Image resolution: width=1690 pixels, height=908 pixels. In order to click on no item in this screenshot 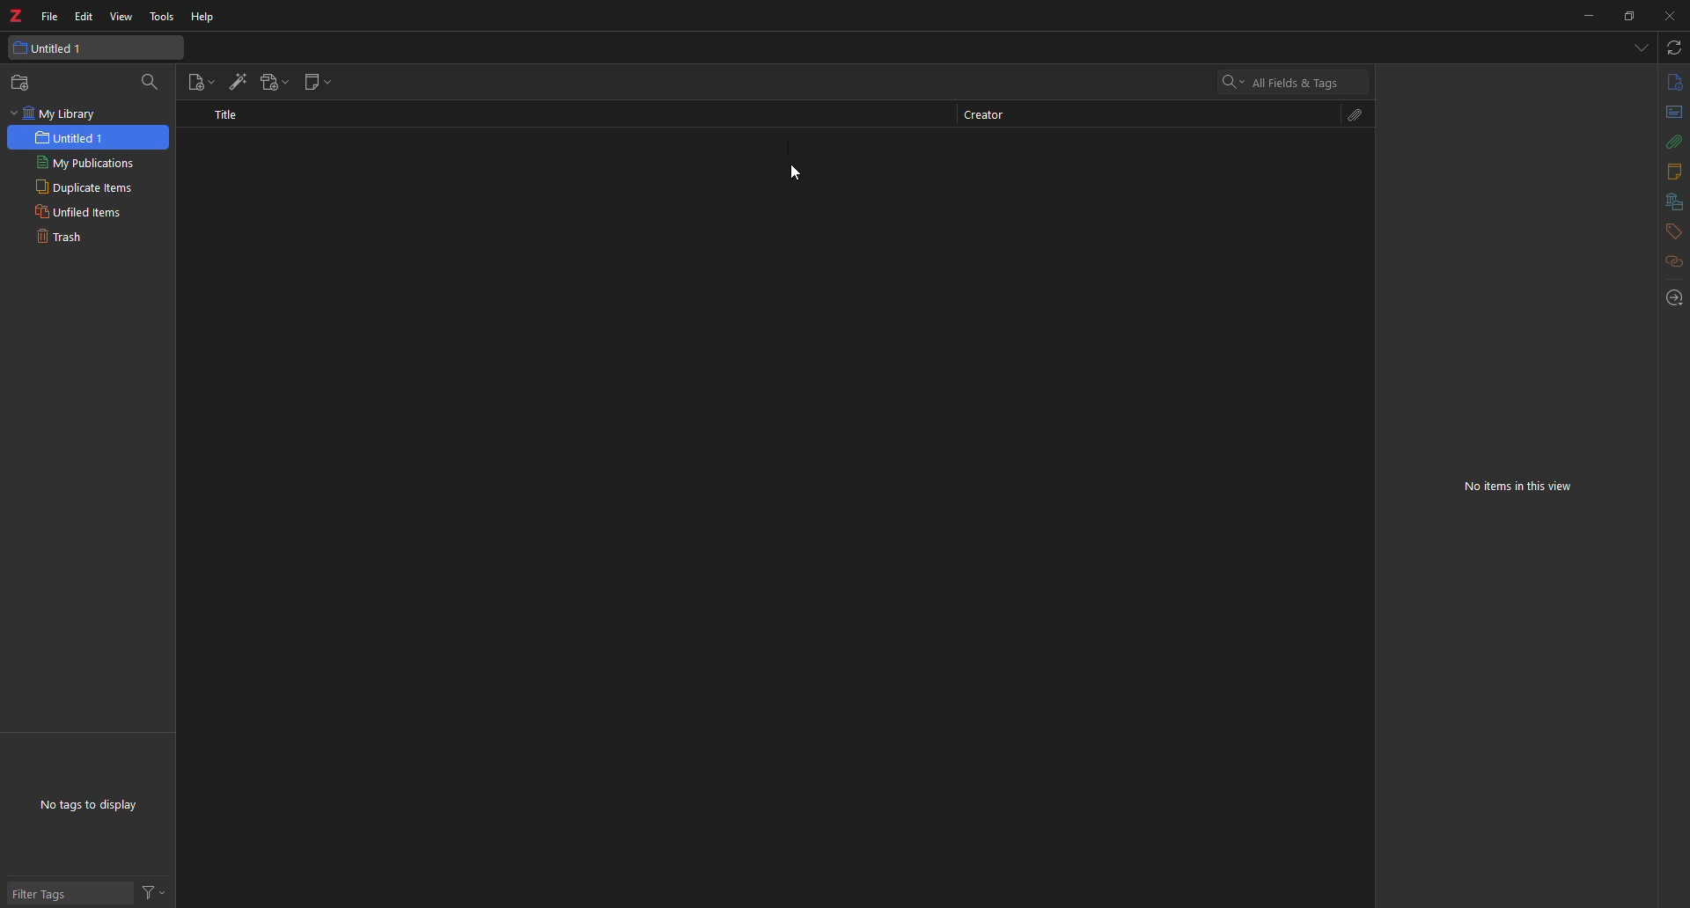, I will do `click(1521, 486)`.